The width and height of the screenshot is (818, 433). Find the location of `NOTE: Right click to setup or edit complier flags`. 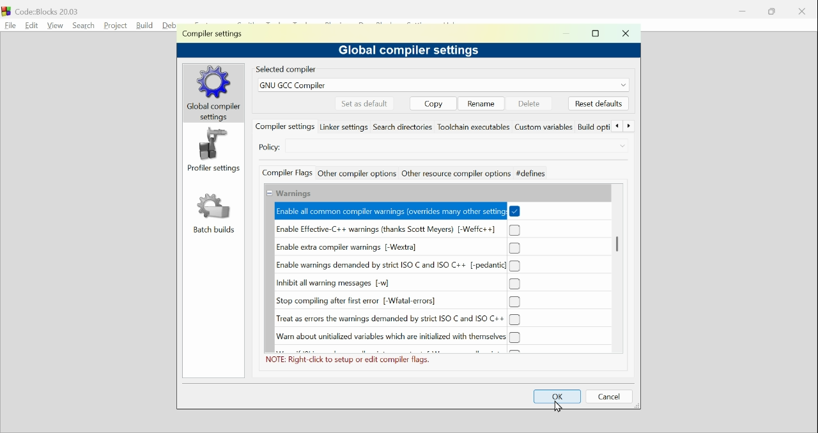

NOTE: Right click to setup or edit complier flags is located at coordinates (352, 360).